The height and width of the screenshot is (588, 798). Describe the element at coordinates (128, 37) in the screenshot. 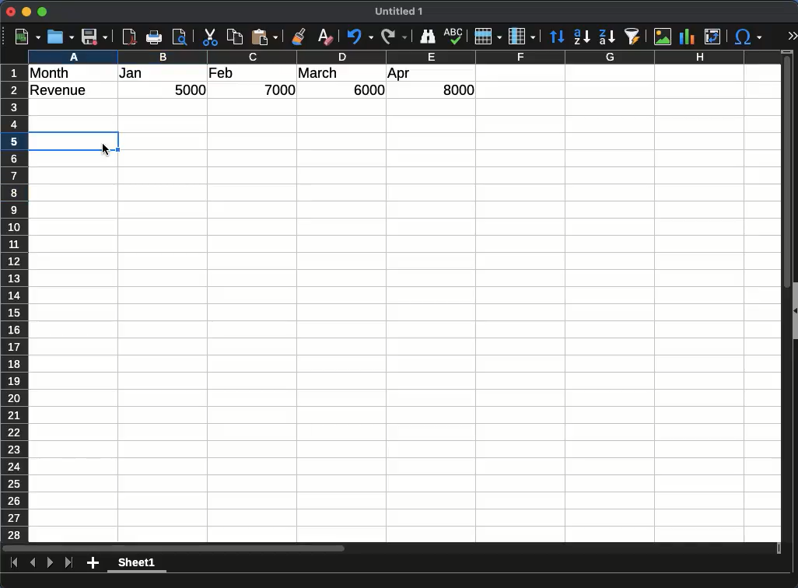

I see `pdf preview` at that location.